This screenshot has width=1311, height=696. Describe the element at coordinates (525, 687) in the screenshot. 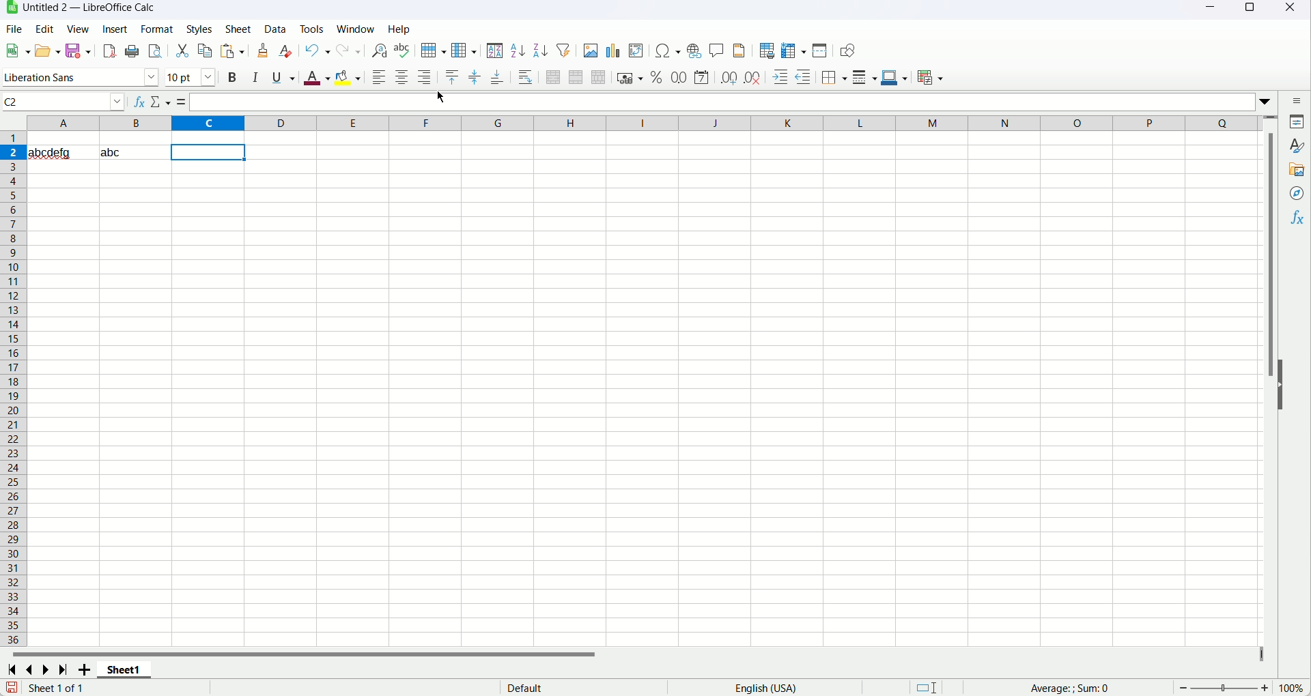

I see `default` at that location.